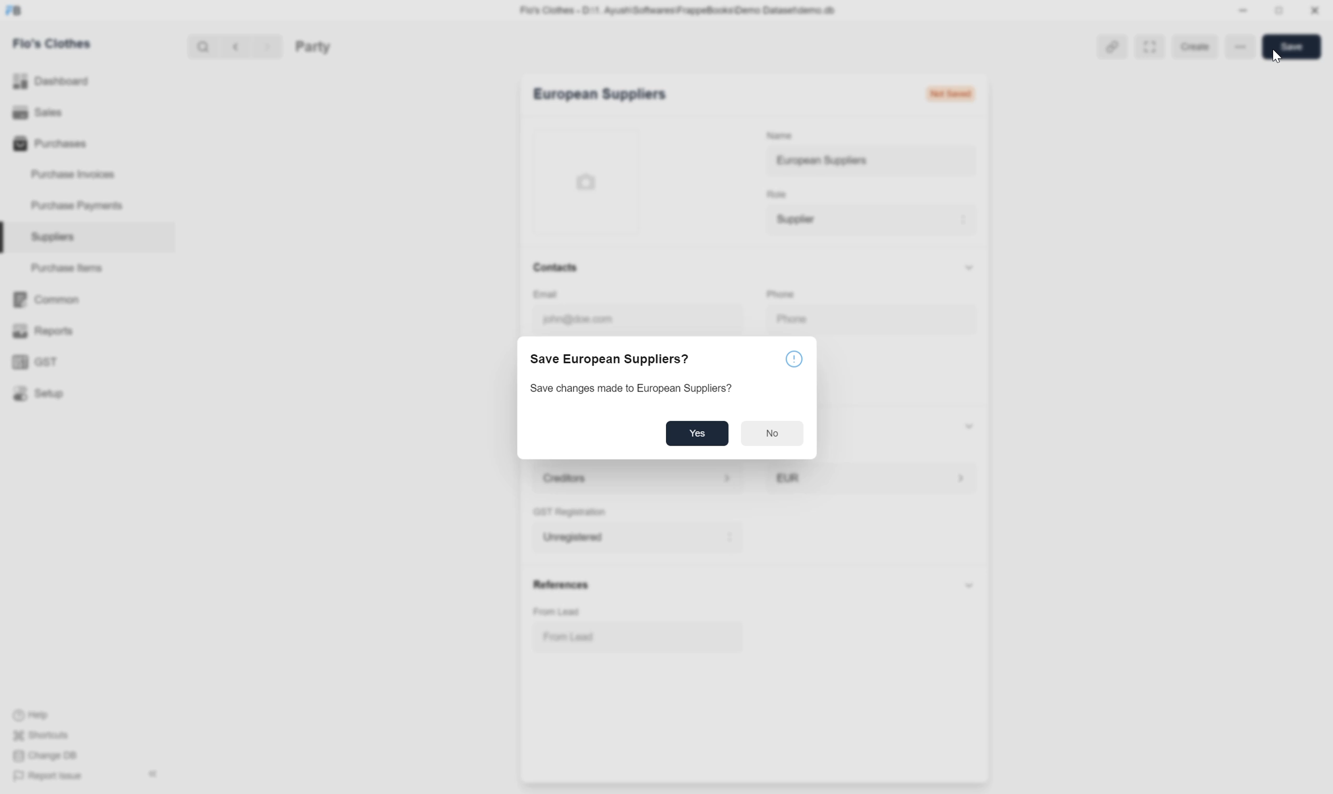  Describe the element at coordinates (635, 387) in the screenshot. I see `Save changes made to European Suppliers?` at that location.